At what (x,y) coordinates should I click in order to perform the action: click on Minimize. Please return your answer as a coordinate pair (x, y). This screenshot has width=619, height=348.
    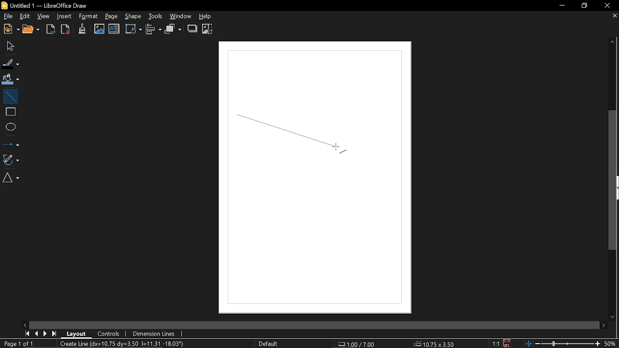
    Looking at the image, I should click on (561, 6).